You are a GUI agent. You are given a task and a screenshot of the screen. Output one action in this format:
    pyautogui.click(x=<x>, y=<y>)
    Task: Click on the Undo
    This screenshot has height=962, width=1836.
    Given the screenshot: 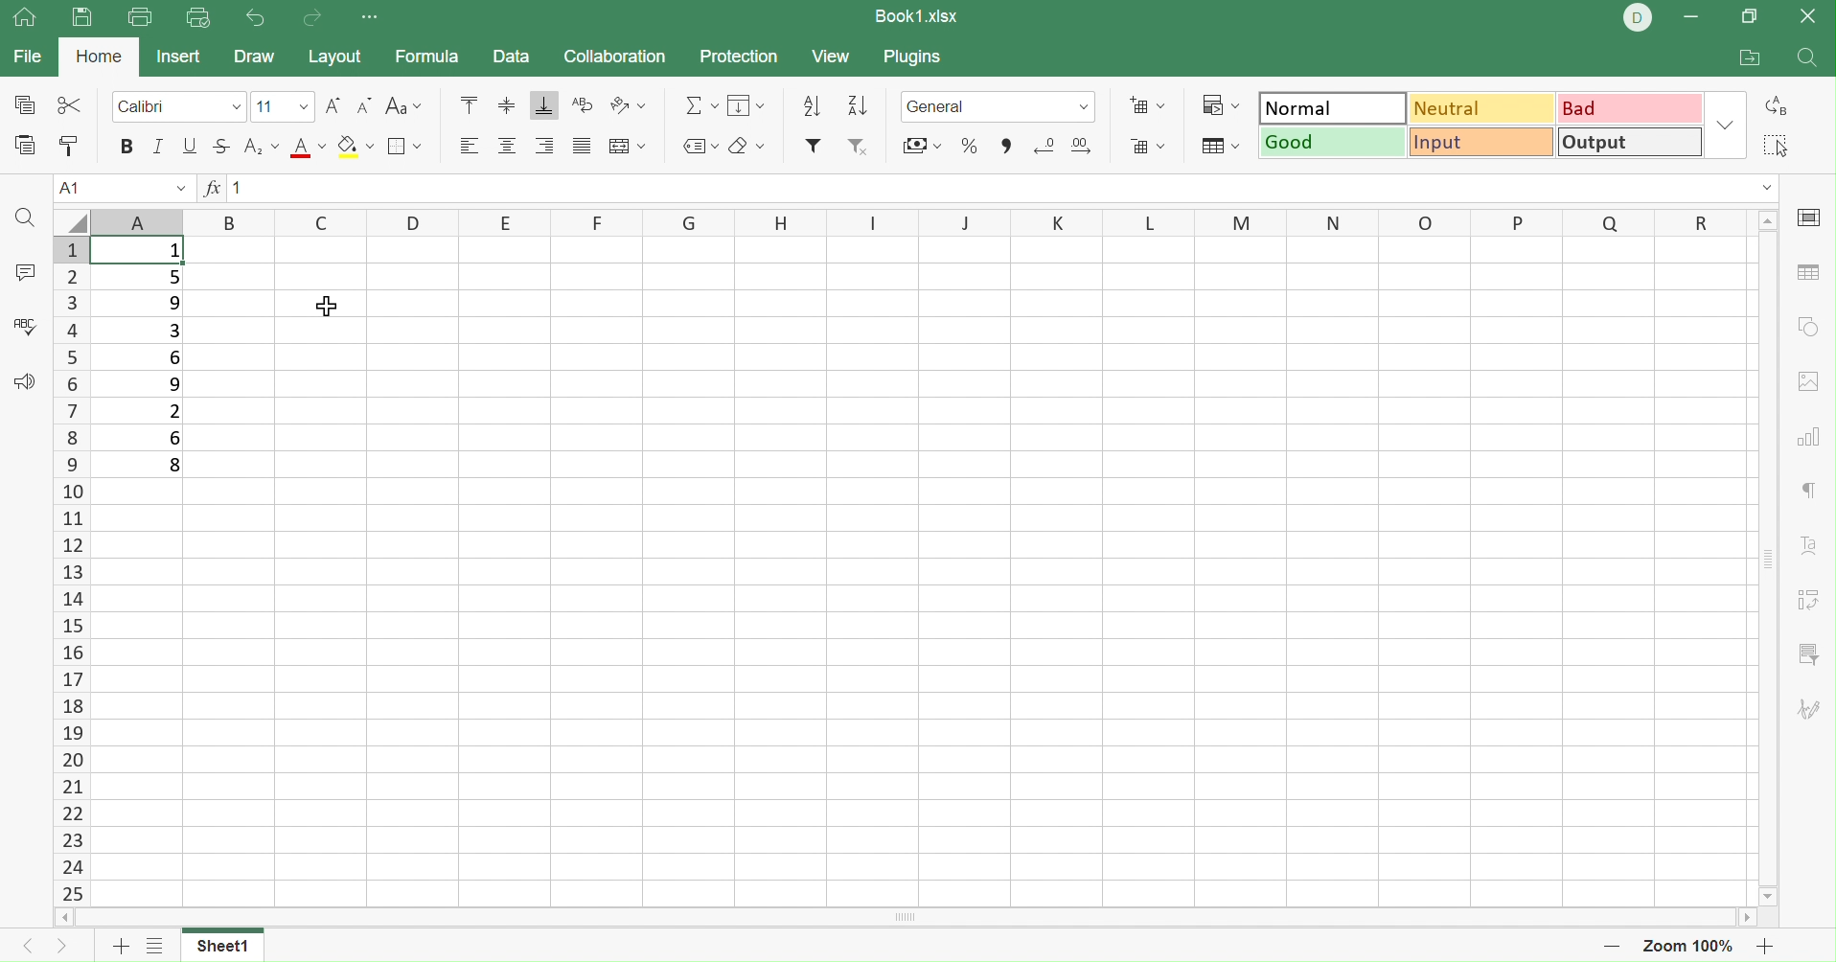 What is the action you would take?
    pyautogui.click(x=255, y=15)
    